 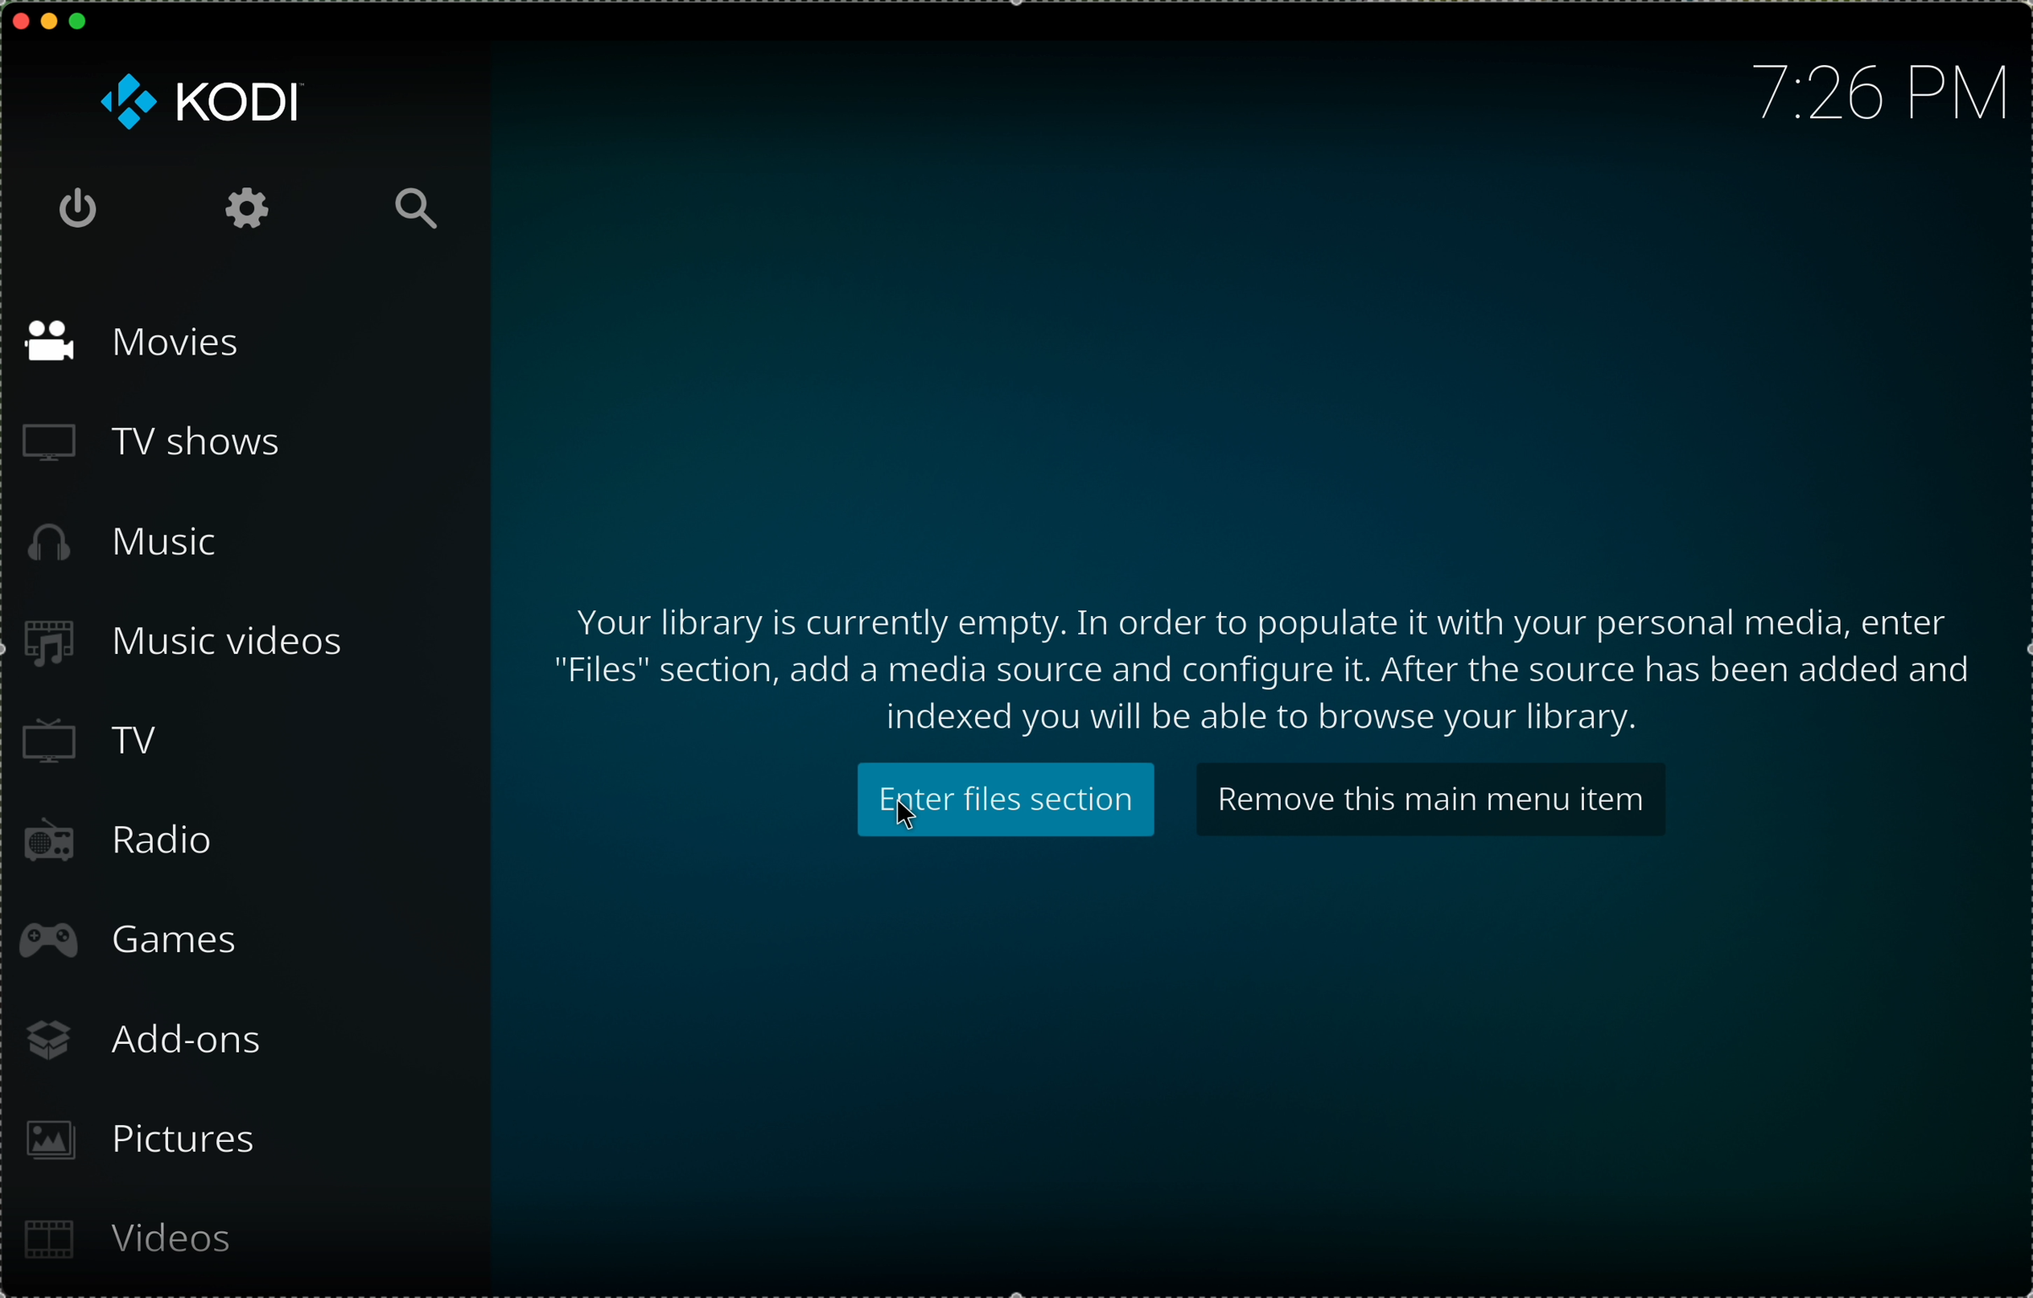 I want to click on settings, so click(x=240, y=208).